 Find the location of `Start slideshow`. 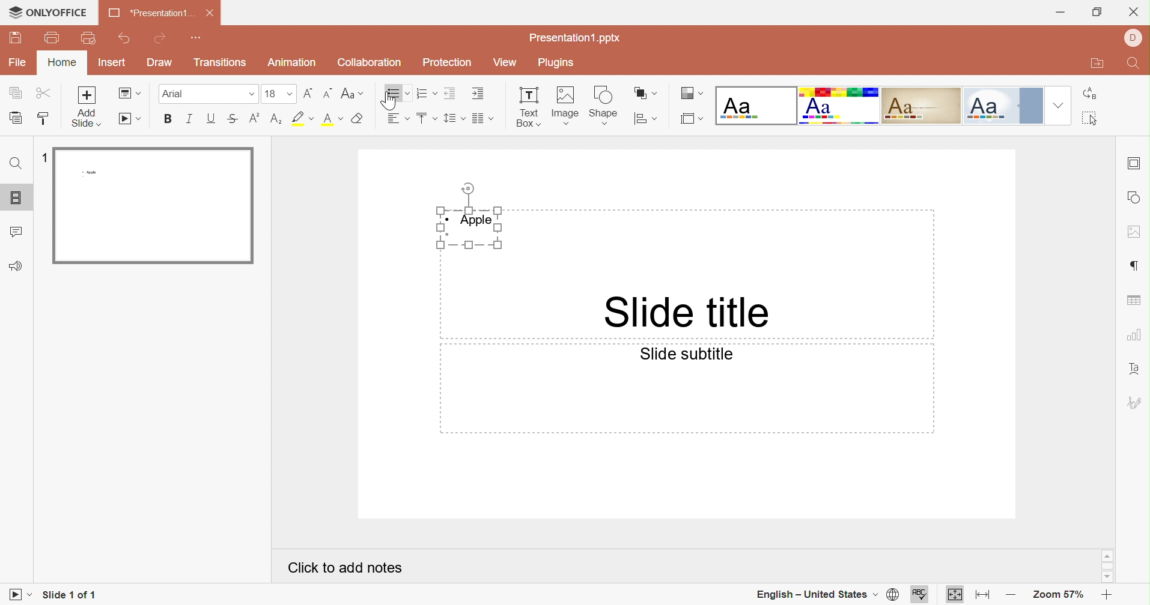

Start slideshow is located at coordinates (17, 597).